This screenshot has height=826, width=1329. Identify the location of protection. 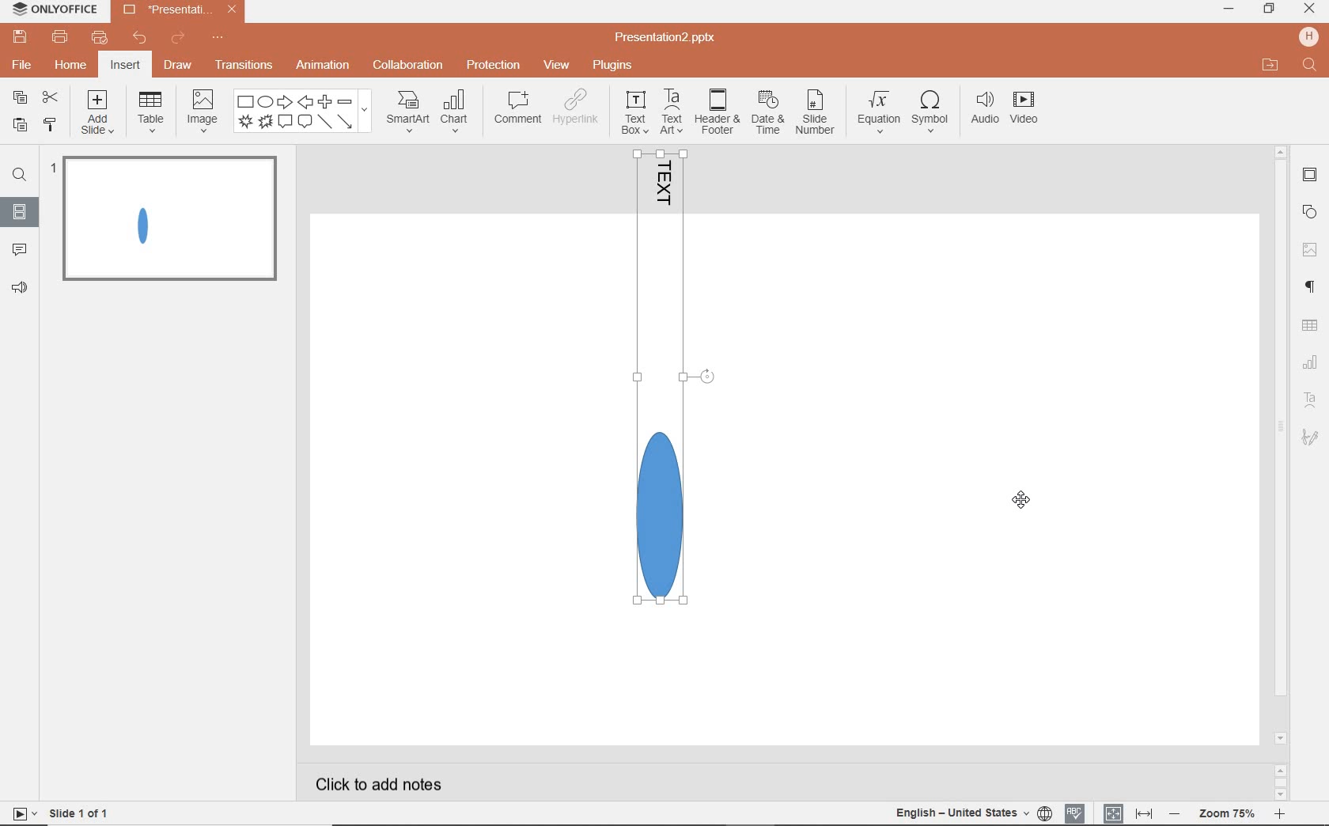
(493, 65).